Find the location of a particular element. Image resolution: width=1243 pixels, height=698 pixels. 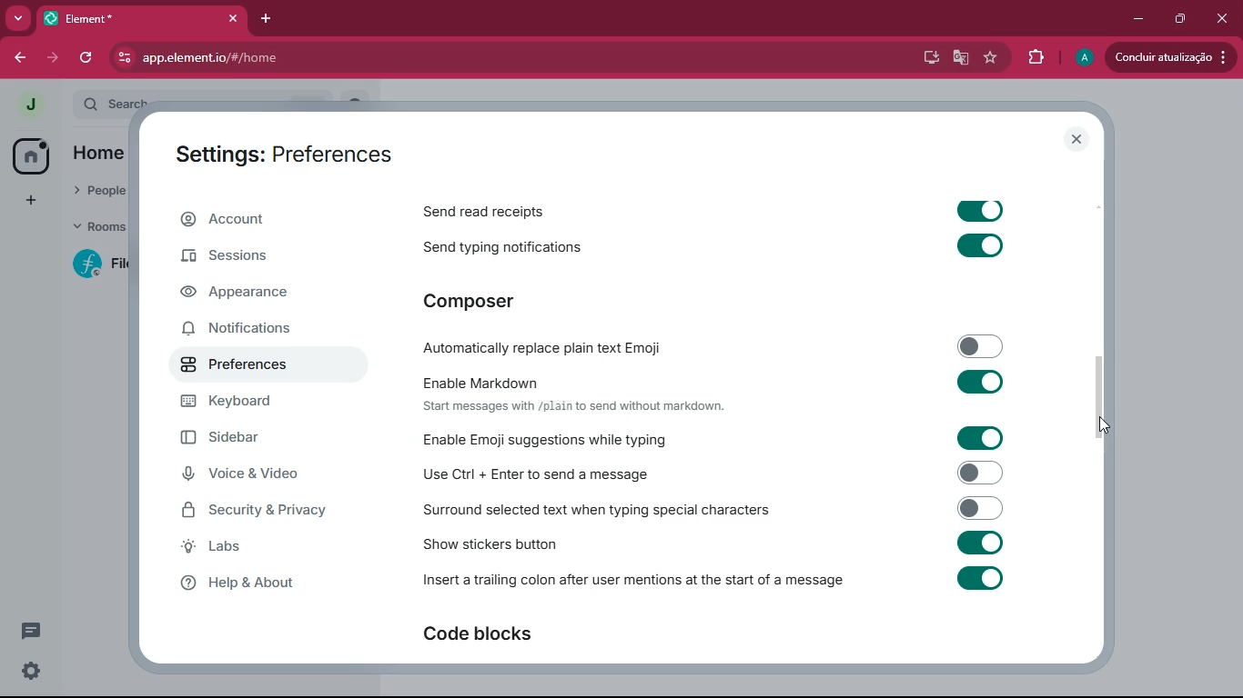

code blocks is located at coordinates (486, 633).